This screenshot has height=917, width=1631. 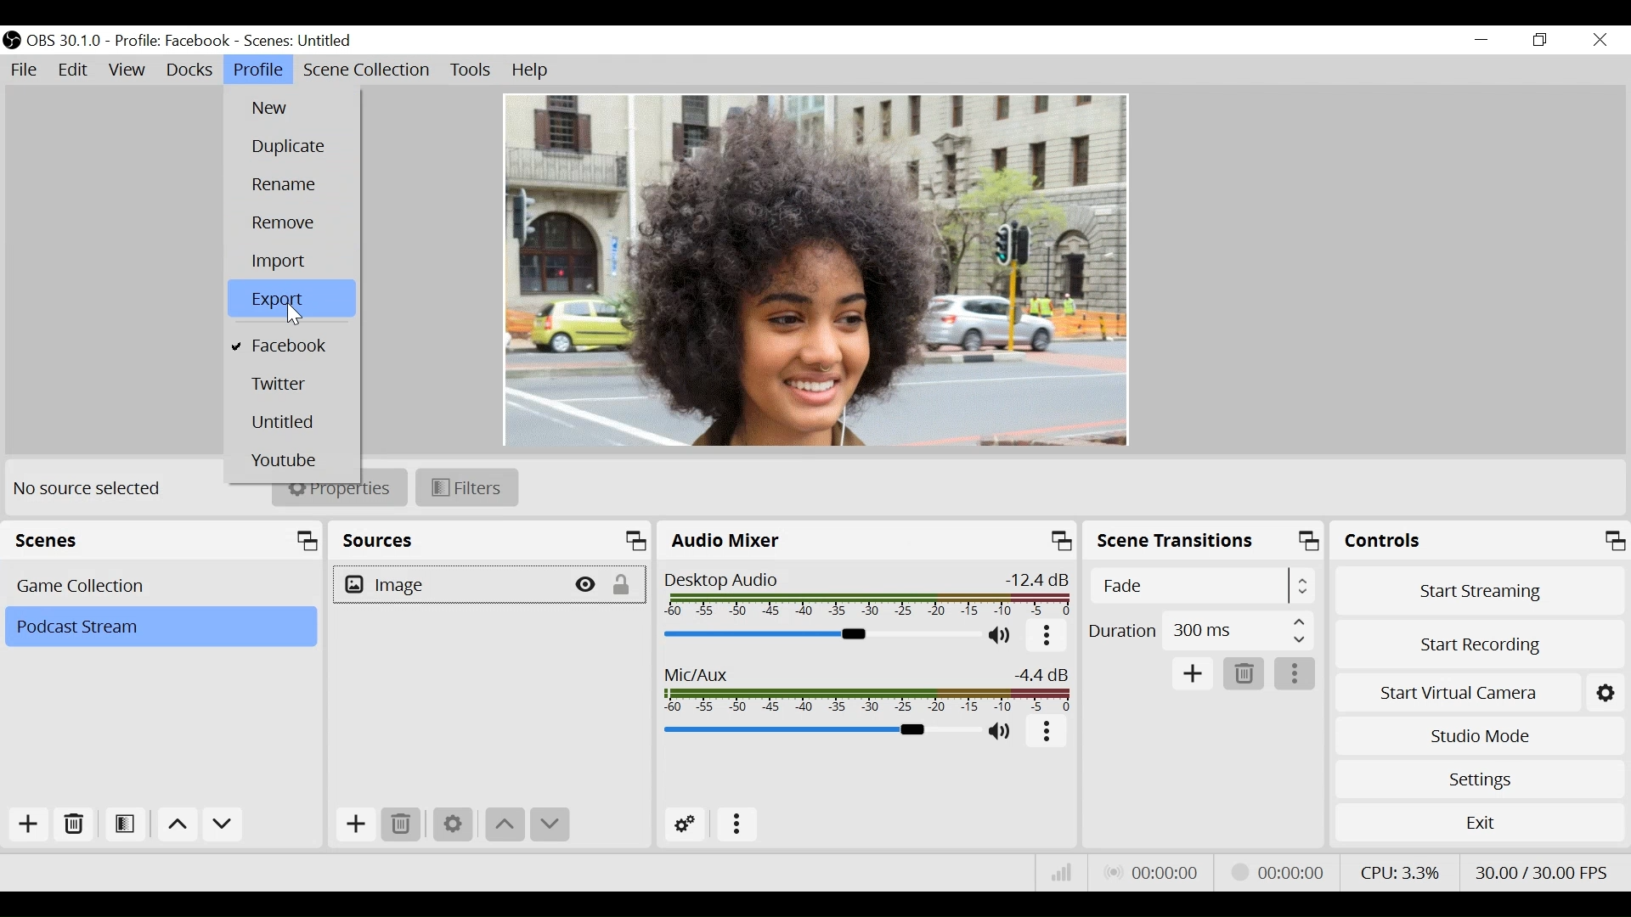 I want to click on Restore, so click(x=1540, y=41).